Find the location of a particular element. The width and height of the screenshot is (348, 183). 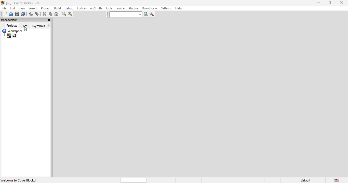

settings is located at coordinates (166, 9).